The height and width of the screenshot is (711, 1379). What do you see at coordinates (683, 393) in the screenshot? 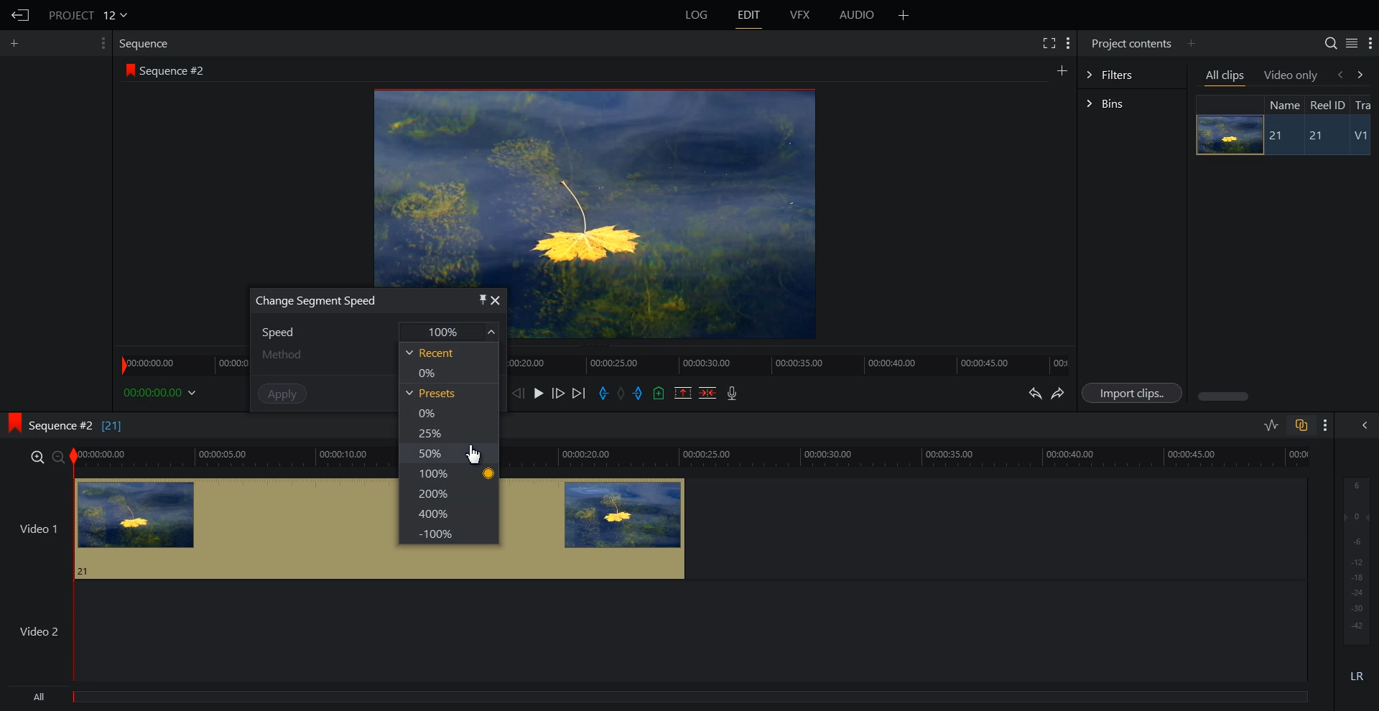
I see `Remove Mark Section` at bounding box center [683, 393].